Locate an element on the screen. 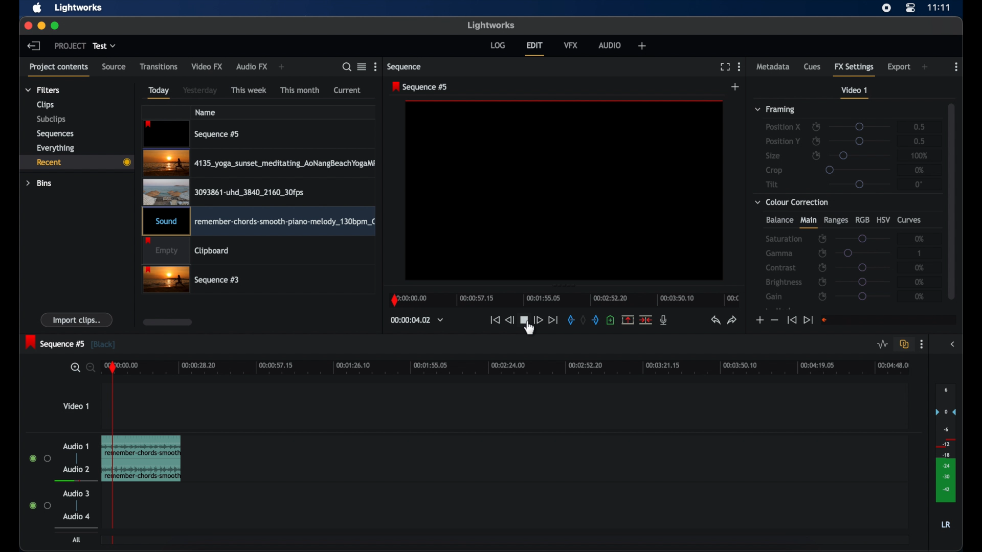 This screenshot has width=982, height=552. log is located at coordinates (498, 45).